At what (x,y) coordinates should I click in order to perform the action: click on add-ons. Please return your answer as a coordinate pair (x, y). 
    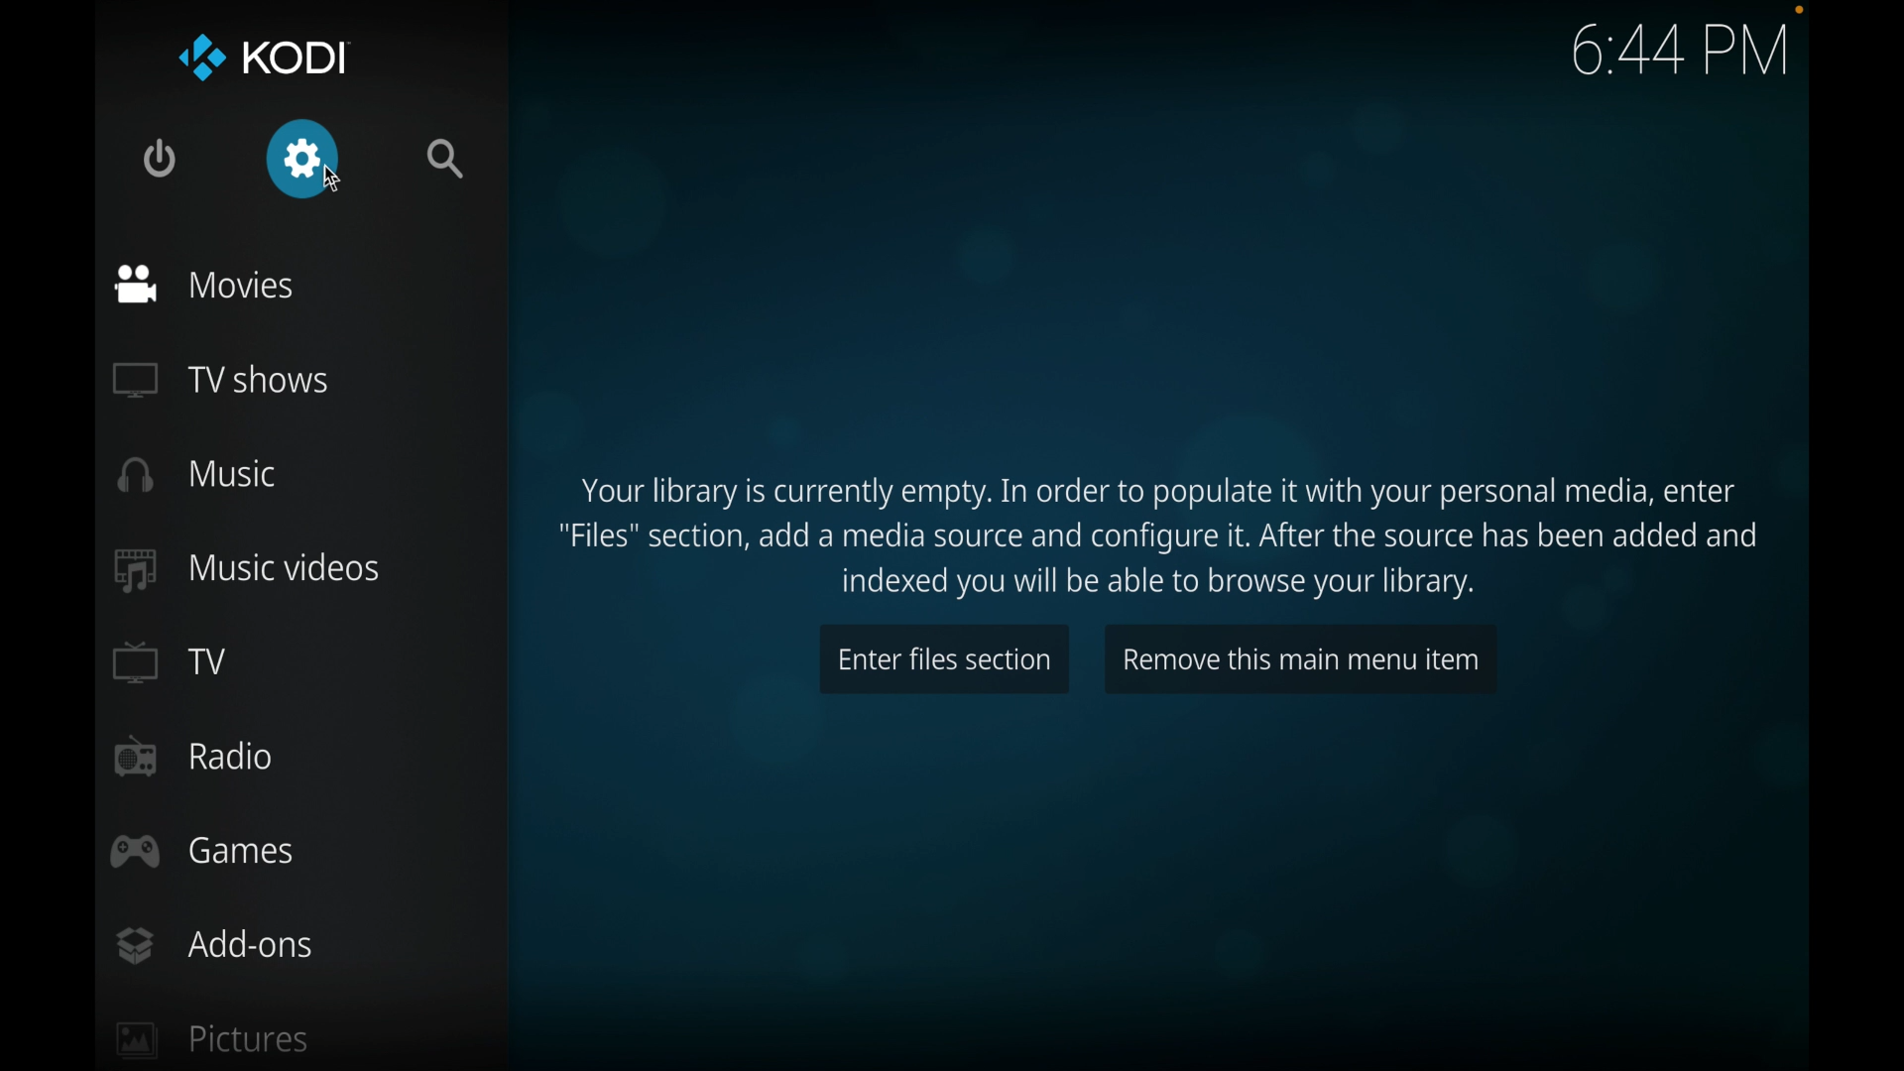
    Looking at the image, I should click on (215, 946).